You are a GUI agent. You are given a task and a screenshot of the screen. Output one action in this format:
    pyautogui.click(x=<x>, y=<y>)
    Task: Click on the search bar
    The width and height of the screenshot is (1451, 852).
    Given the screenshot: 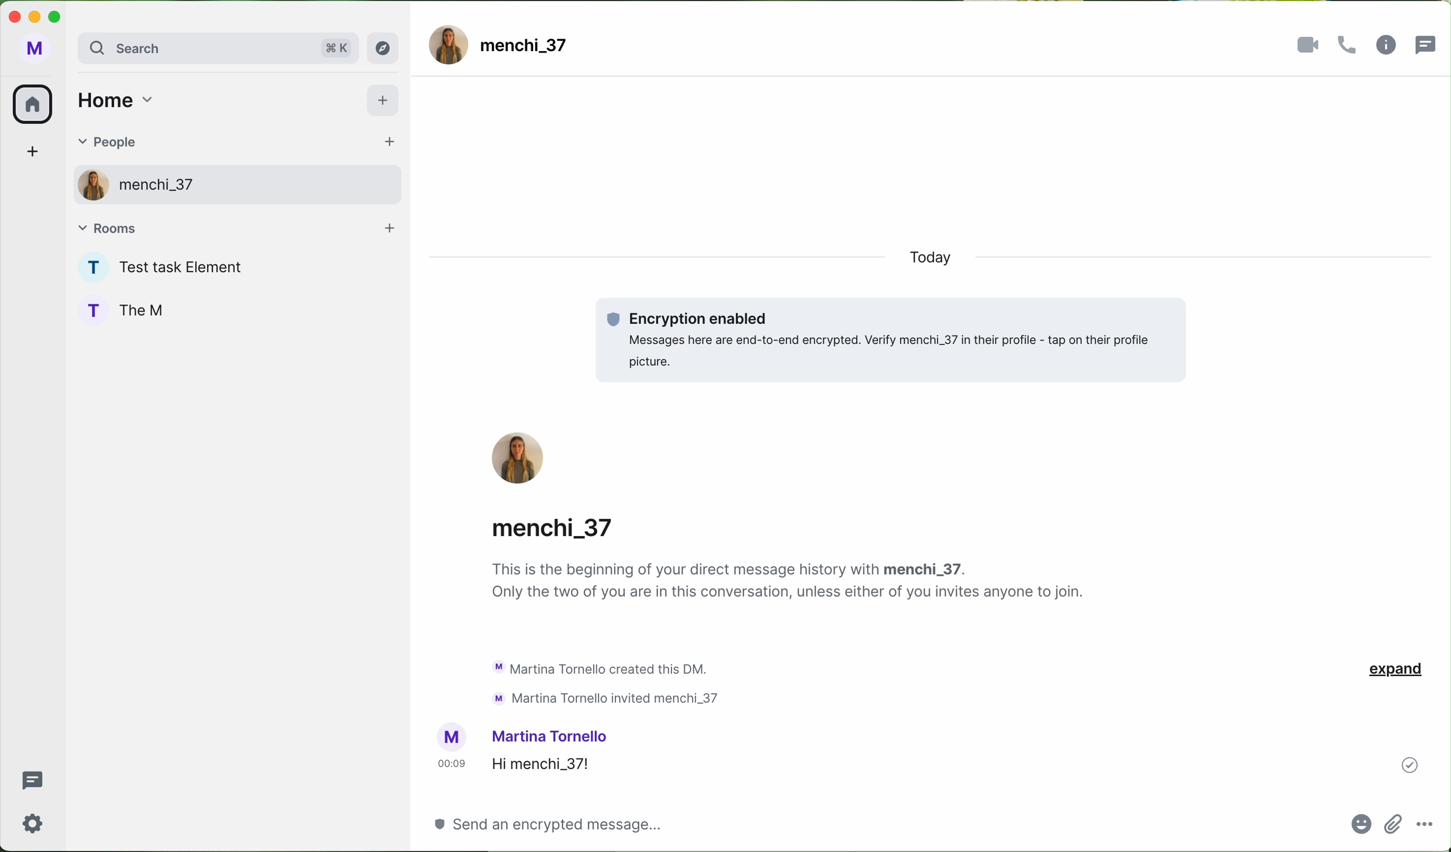 What is the action you would take?
    pyautogui.click(x=184, y=49)
    